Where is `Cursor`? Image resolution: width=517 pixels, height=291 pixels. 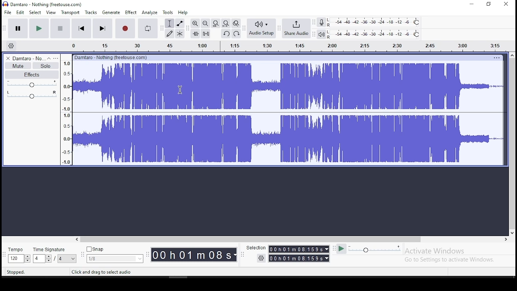
Cursor is located at coordinates (180, 89).